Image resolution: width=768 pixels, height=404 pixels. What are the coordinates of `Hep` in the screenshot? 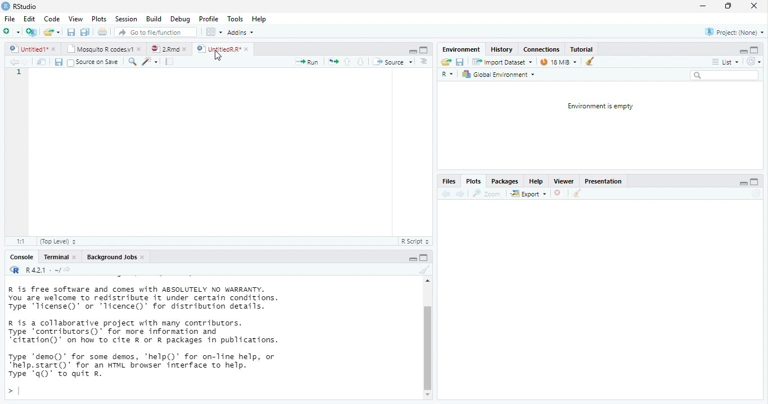 It's located at (259, 19).